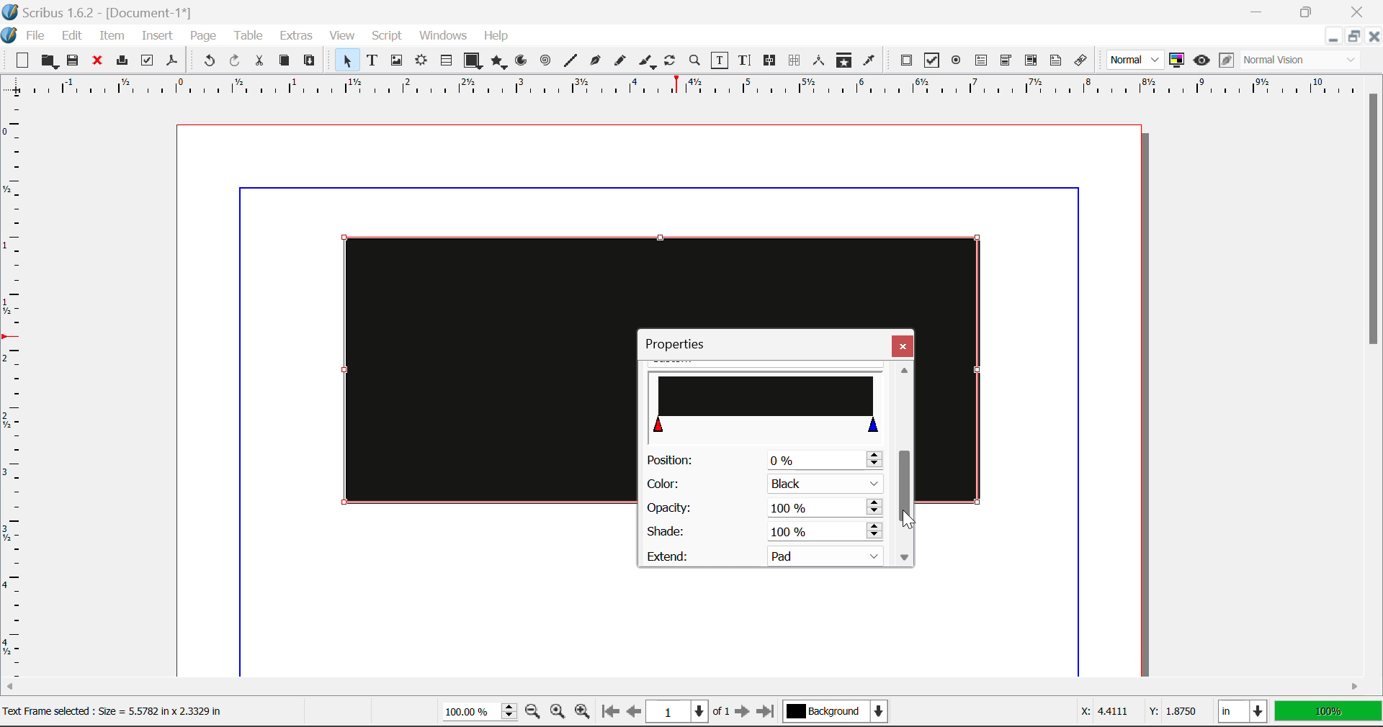  What do you see at coordinates (768, 402) in the screenshot?
I see `Gradient Slider` at bounding box center [768, 402].